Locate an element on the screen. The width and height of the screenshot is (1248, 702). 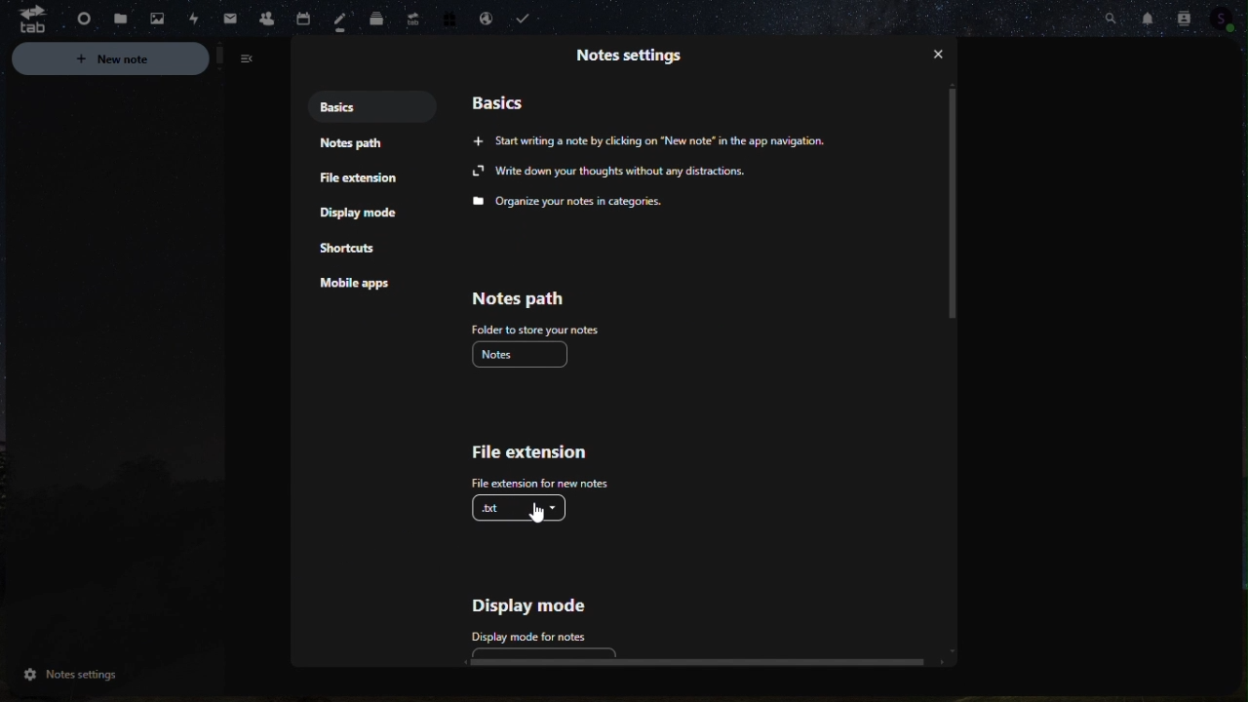
Notes is located at coordinates (337, 19).